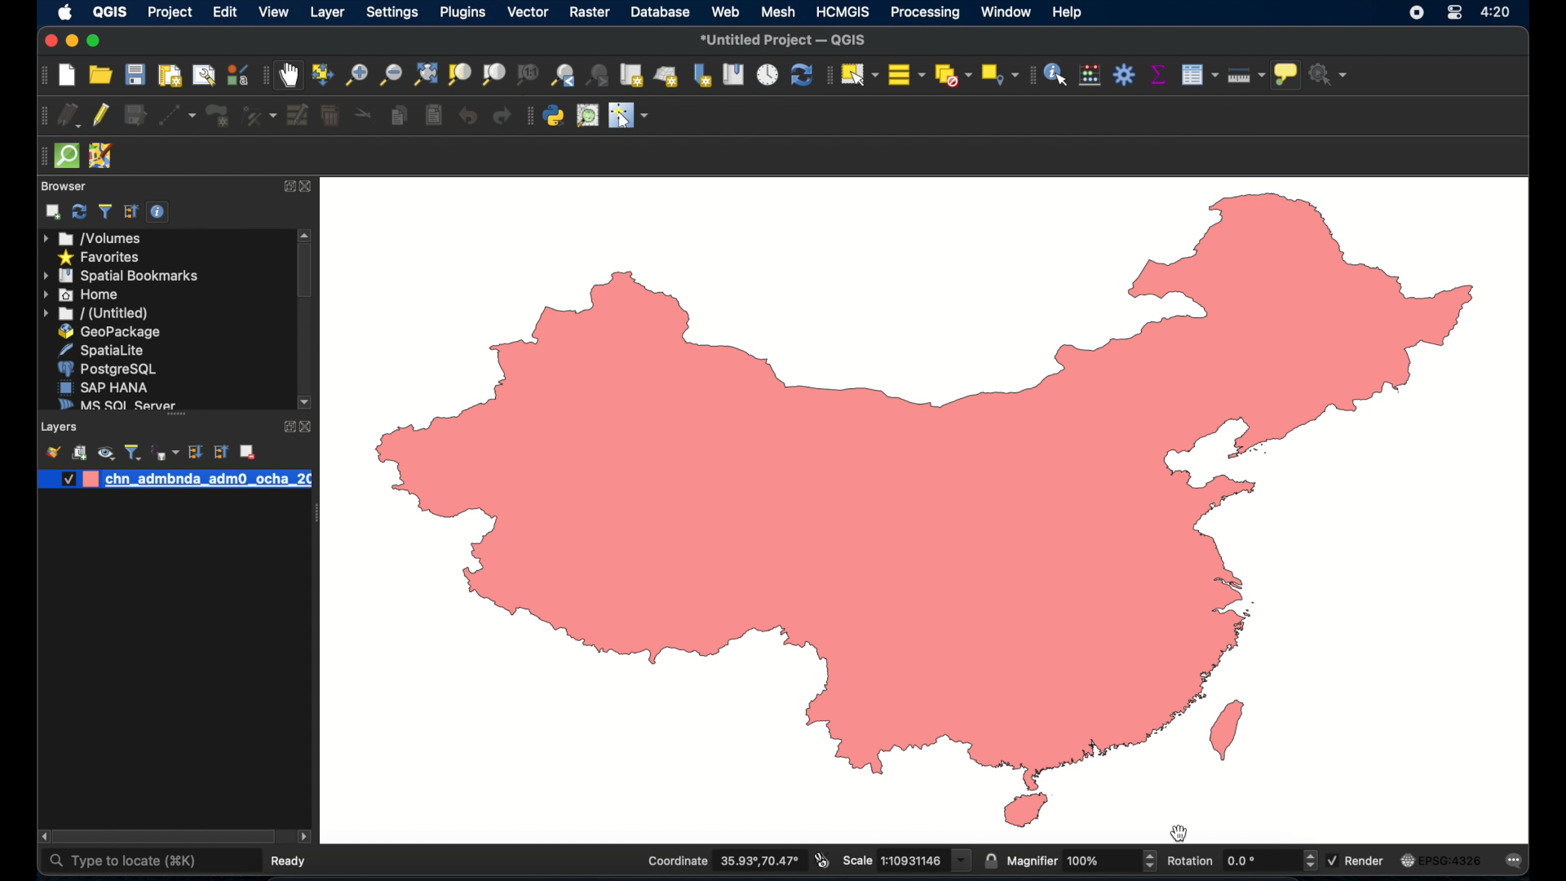 This screenshot has width=1566, height=881. Describe the element at coordinates (259, 116) in the screenshot. I see `vertex tool` at that location.